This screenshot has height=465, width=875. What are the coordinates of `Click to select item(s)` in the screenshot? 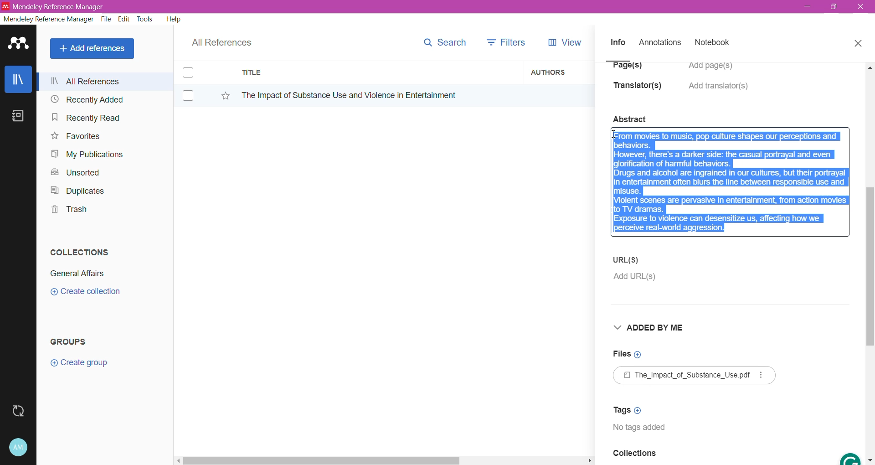 It's located at (193, 83).